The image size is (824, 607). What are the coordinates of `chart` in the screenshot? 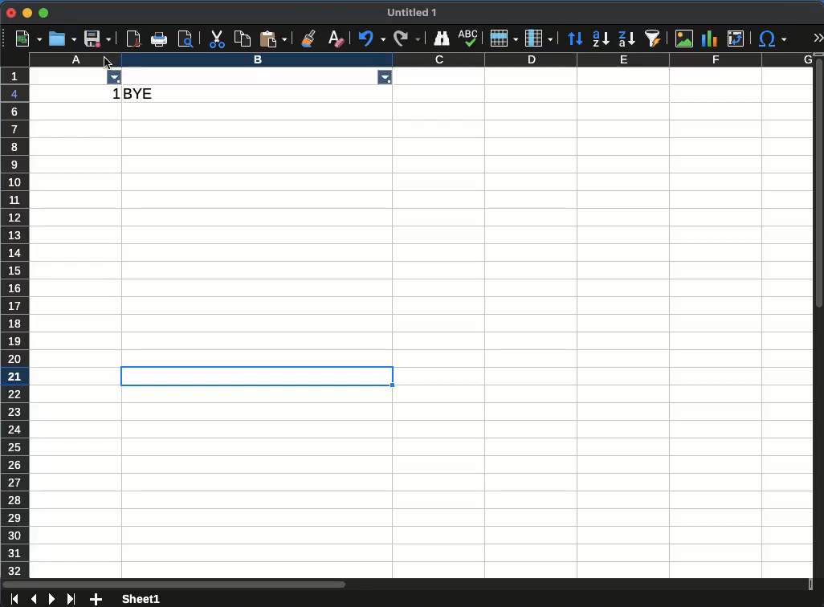 It's located at (708, 39).